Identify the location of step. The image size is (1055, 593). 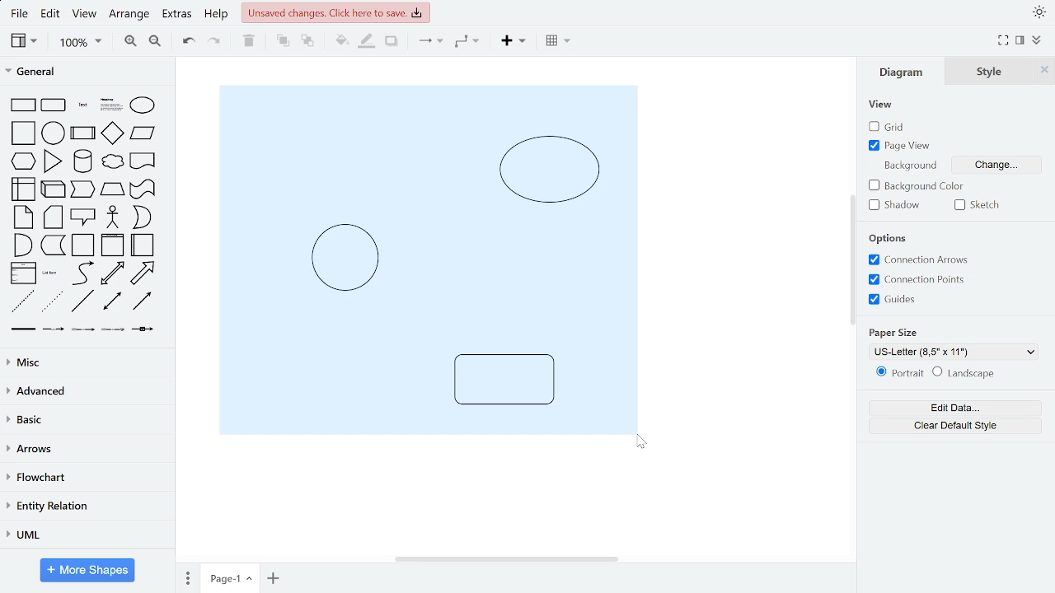
(53, 246).